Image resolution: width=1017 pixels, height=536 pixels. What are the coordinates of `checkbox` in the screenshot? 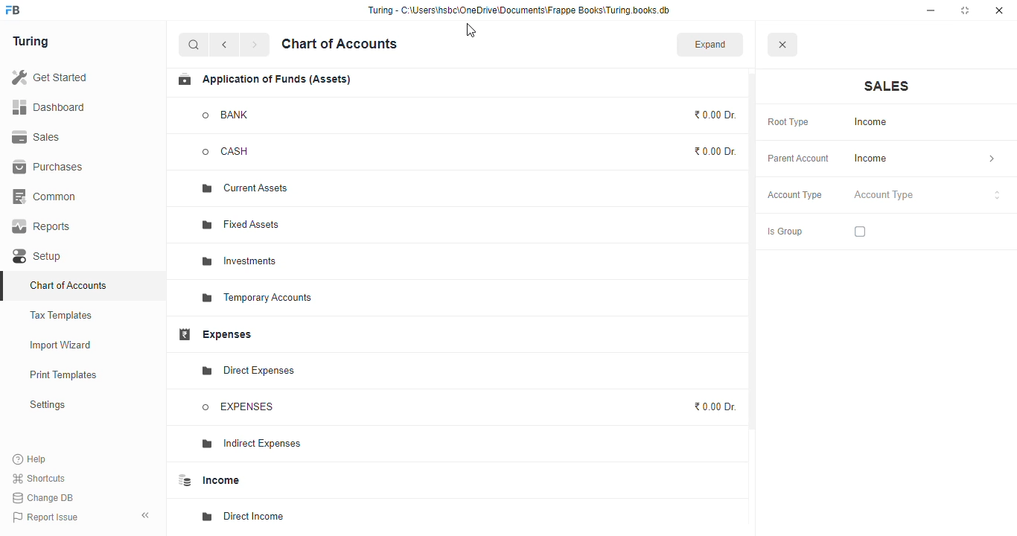 It's located at (860, 232).